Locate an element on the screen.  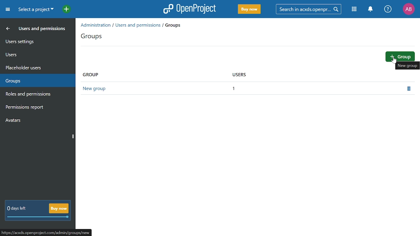
cursor is located at coordinates (394, 61).